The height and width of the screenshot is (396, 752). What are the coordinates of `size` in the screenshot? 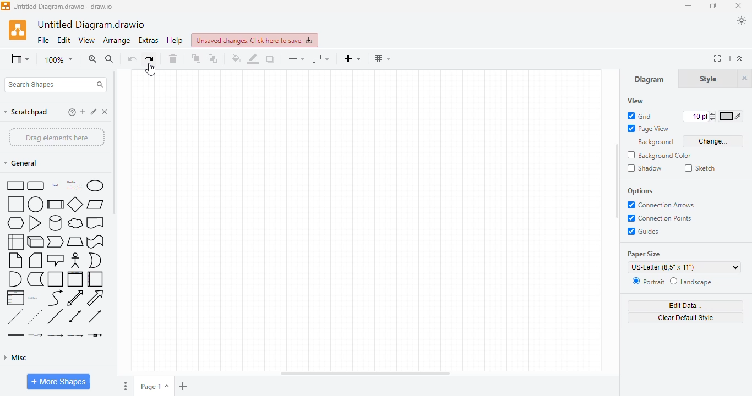 It's located at (701, 117).